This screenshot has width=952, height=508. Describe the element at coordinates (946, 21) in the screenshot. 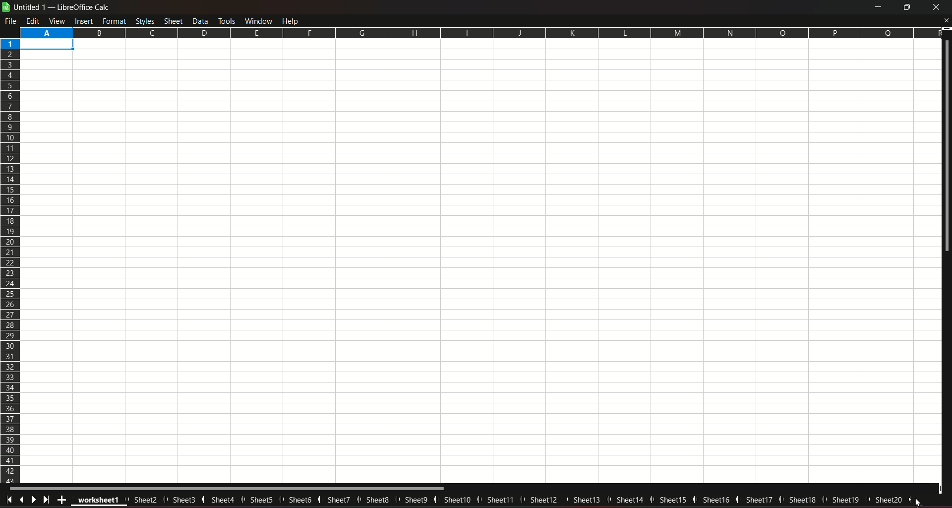

I see `Close` at that location.